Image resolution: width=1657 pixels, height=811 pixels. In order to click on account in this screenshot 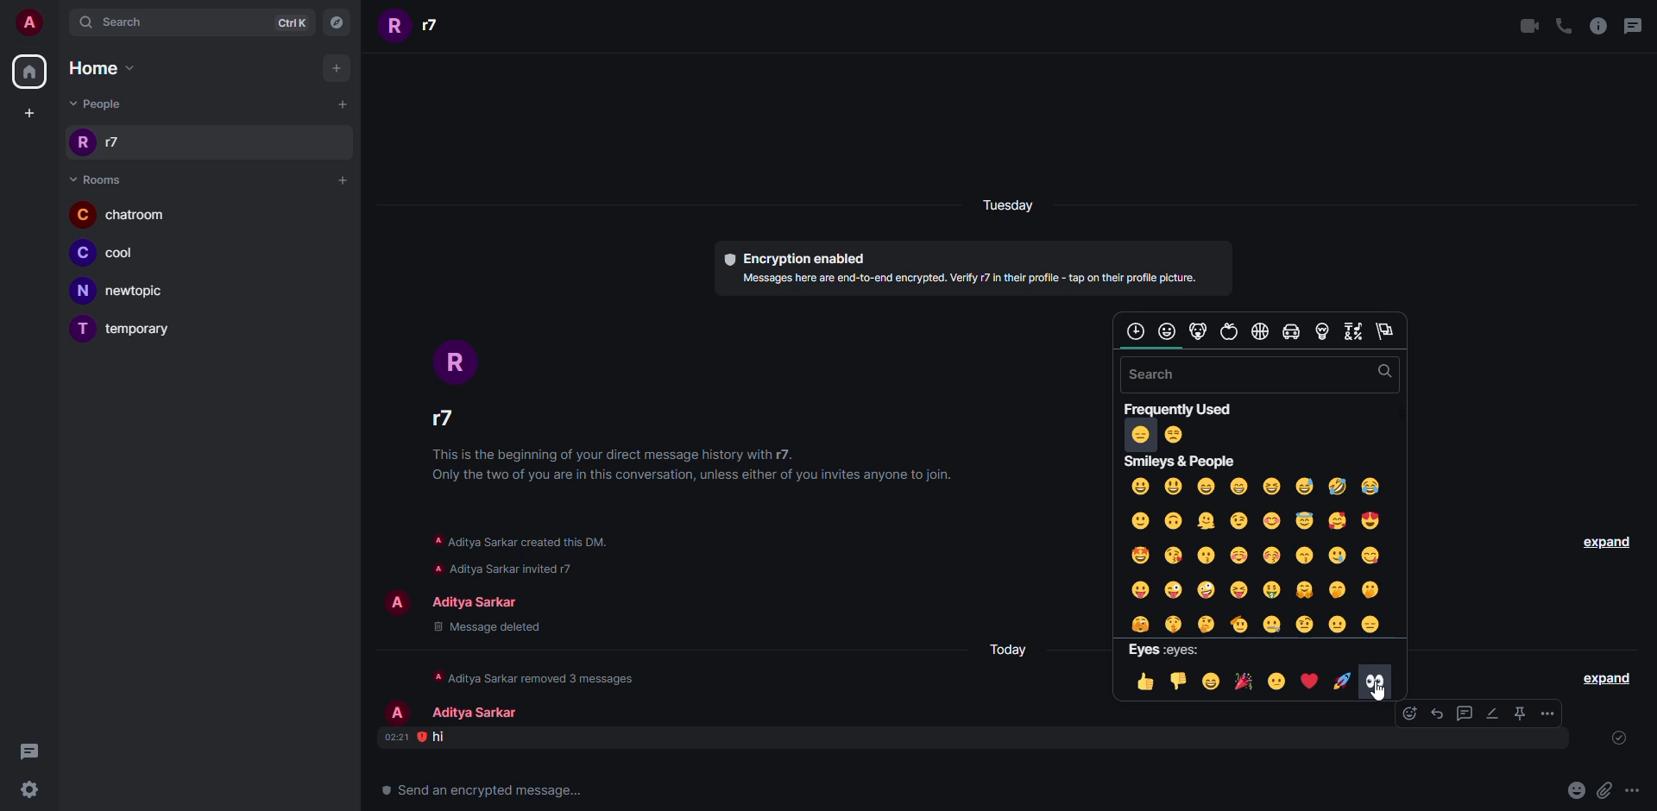, I will do `click(29, 22)`.